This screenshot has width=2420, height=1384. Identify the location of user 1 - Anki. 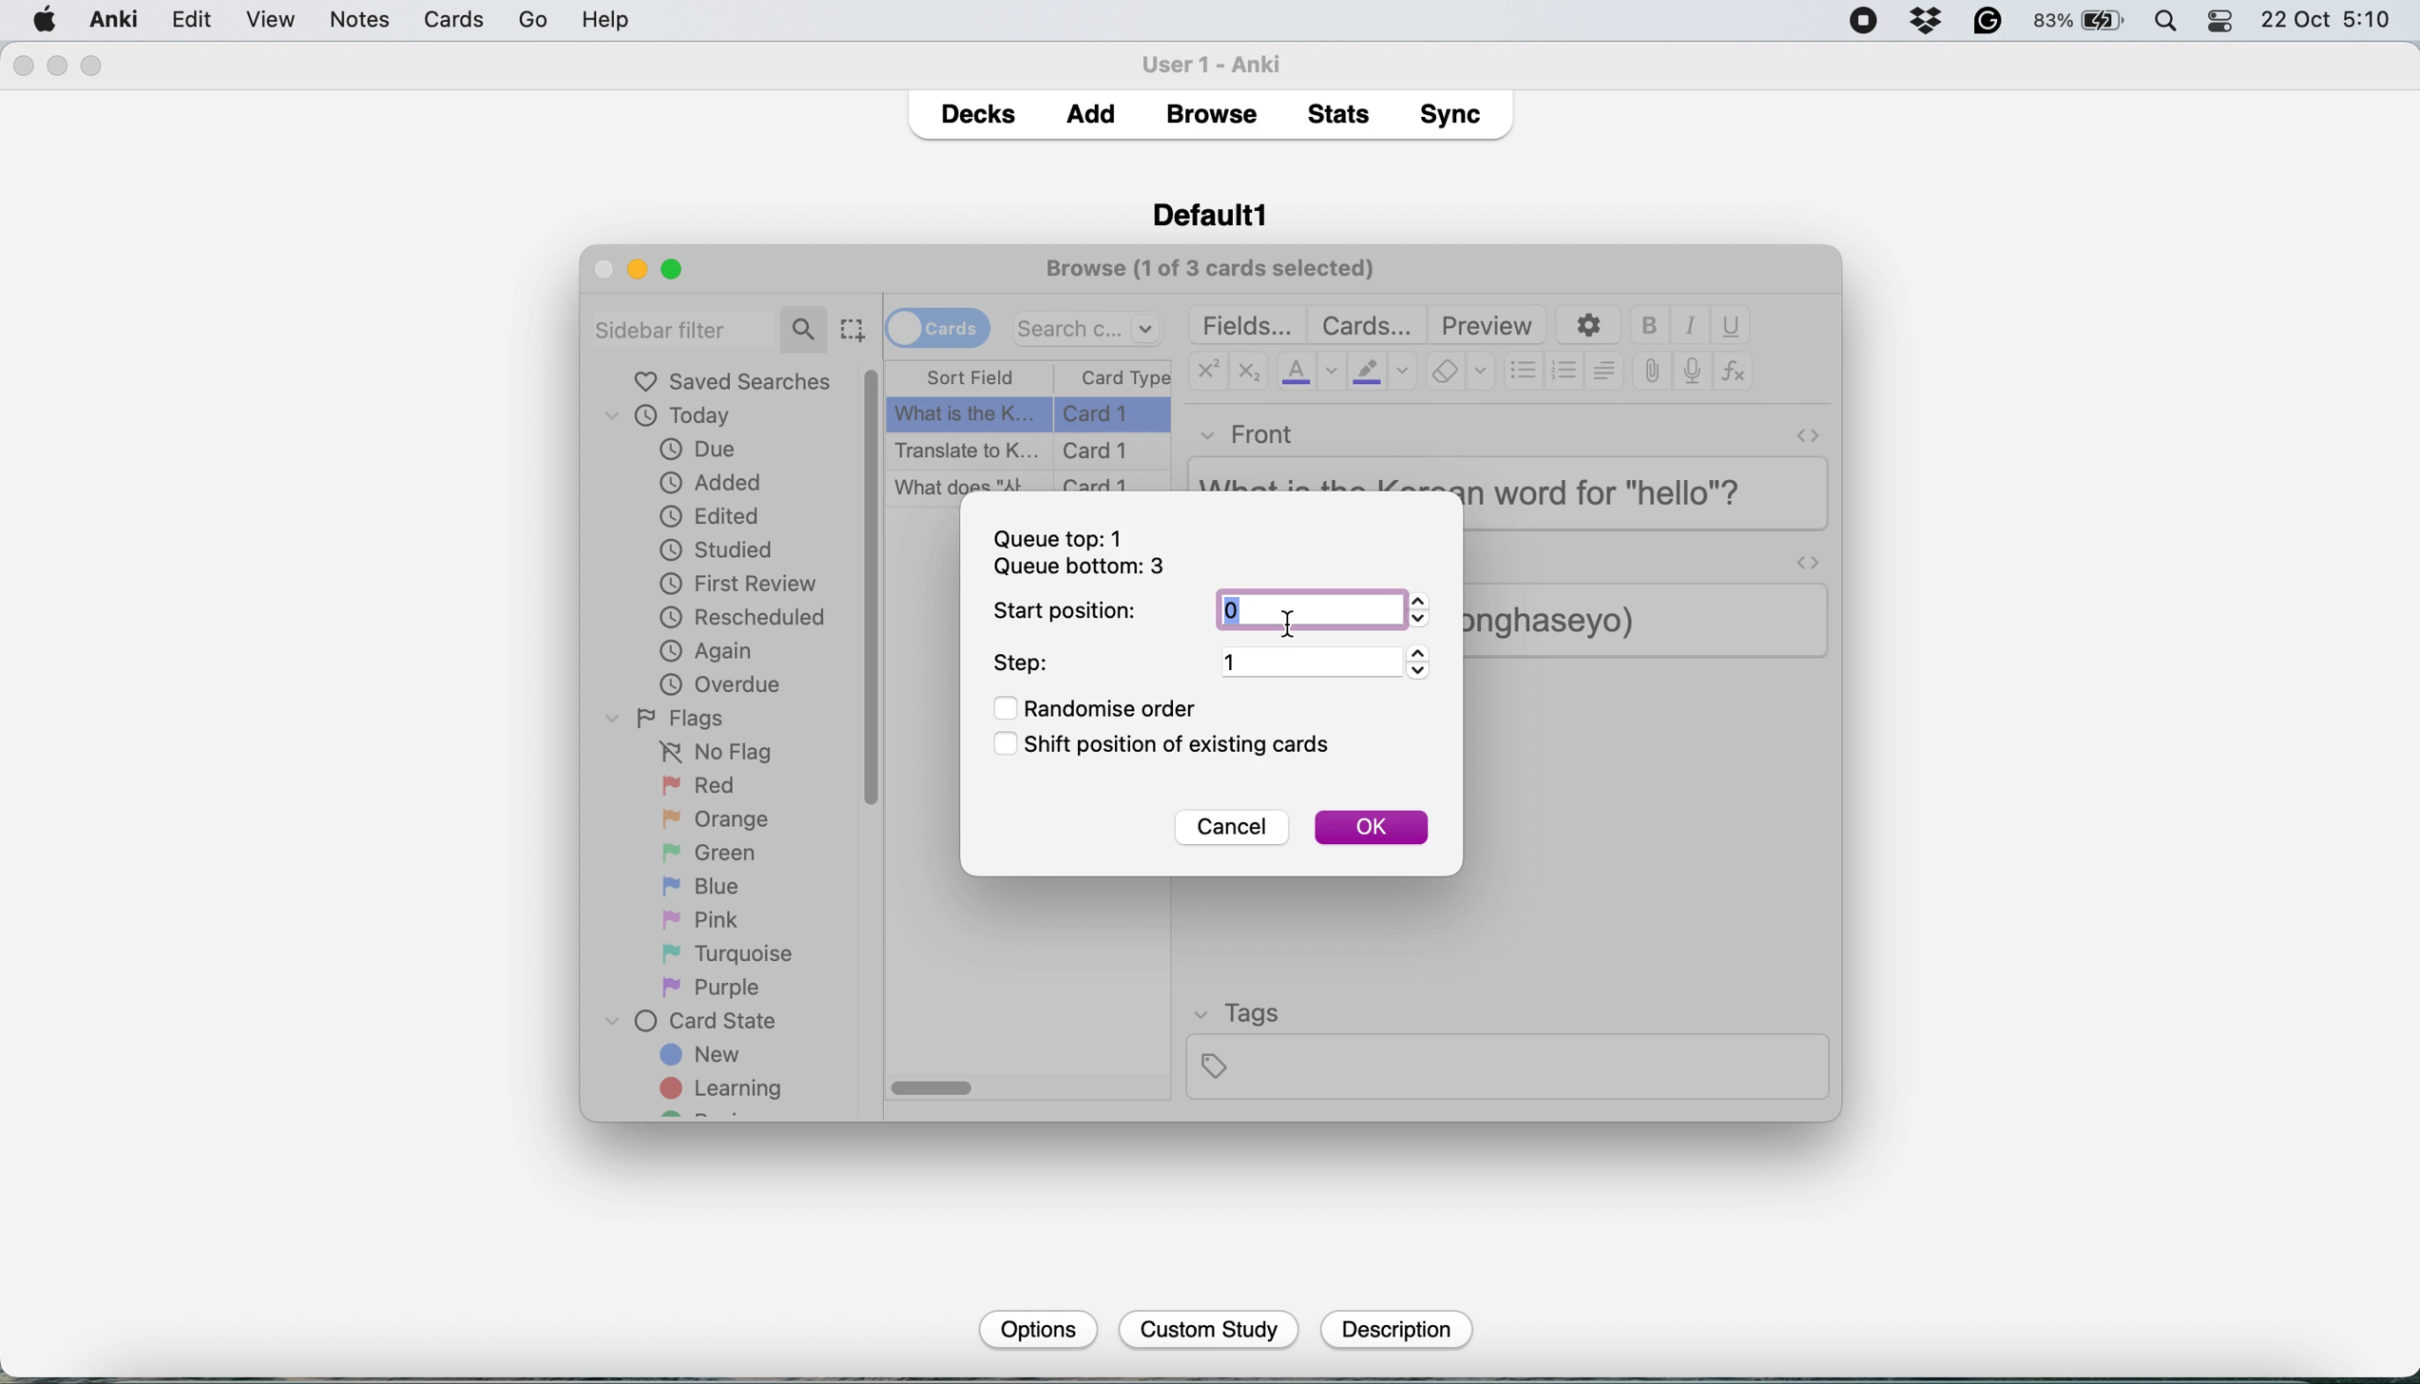
(1222, 61).